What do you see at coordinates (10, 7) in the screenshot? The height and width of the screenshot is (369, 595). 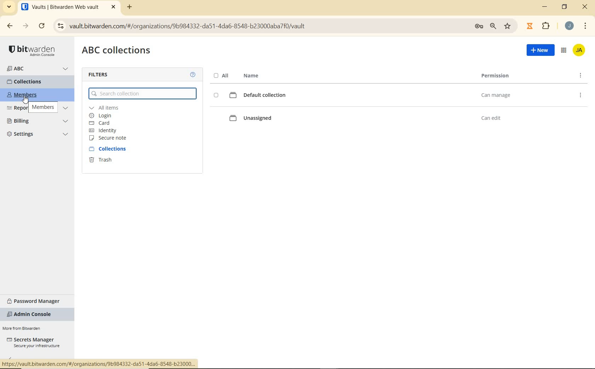 I see `SEARCH TABS` at bounding box center [10, 7].